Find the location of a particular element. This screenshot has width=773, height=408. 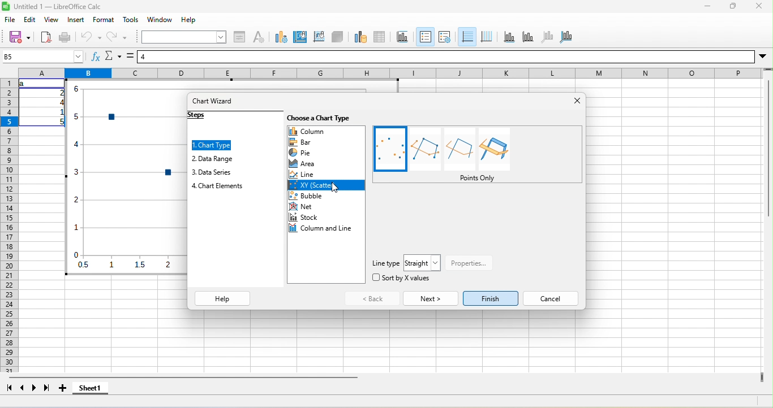

save is located at coordinates (19, 37).